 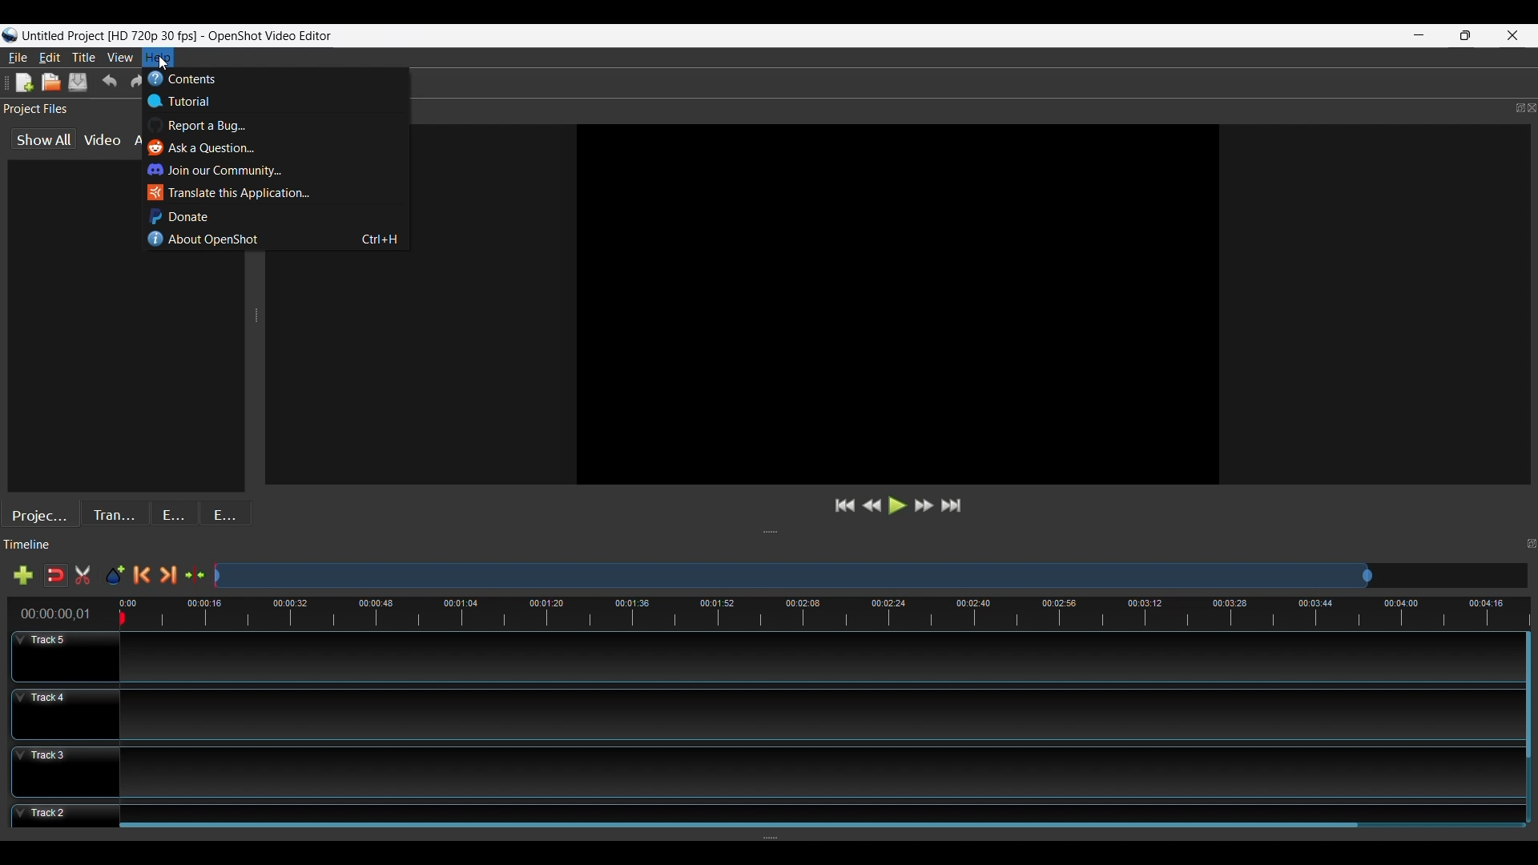 What do you see at coordinates (820, 807) in the screenshot?
I see `Track Panel` at bounding box center [820, 807].